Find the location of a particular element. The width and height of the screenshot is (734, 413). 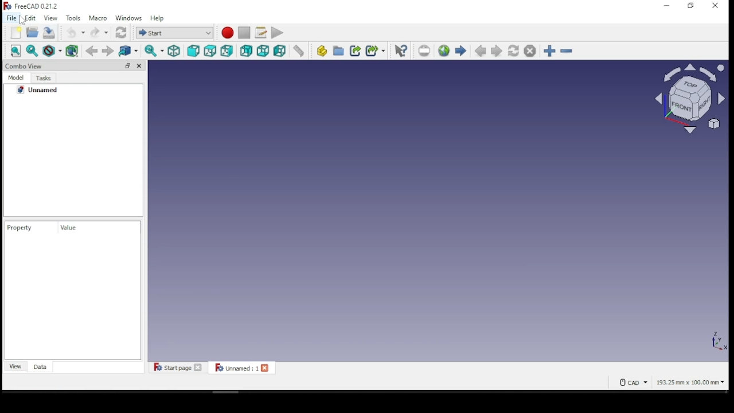

isometric is located at coordinates (174, 50).